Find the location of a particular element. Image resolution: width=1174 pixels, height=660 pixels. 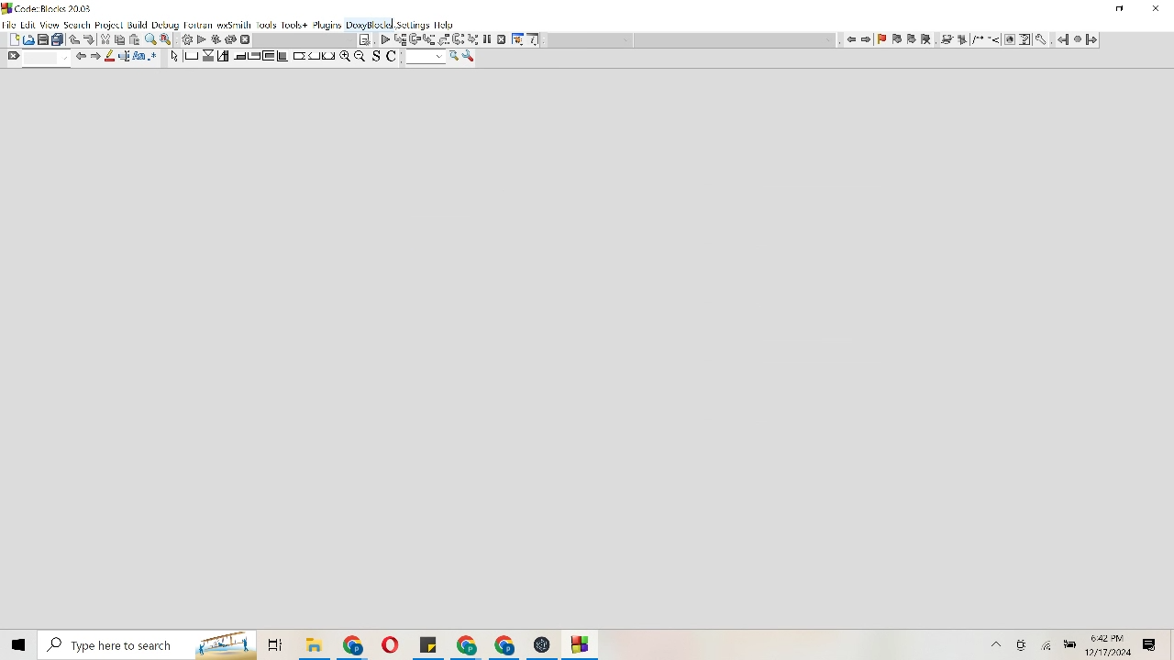

View is located at coordinates (50, 25).